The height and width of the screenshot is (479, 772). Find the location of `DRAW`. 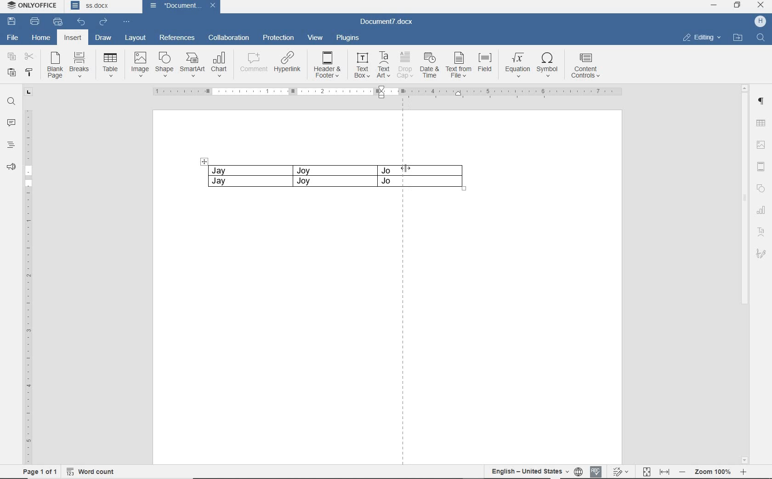

DRAW is located at coordinates (103, 37).